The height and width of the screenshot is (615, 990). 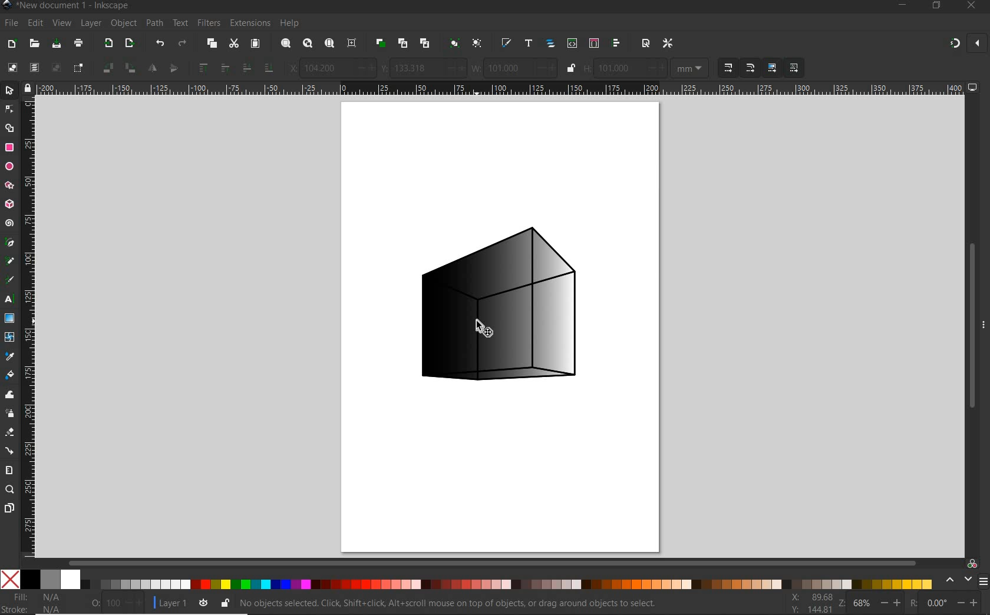 I want to click on PENCIL TOOL, so click(x=10, y=262).